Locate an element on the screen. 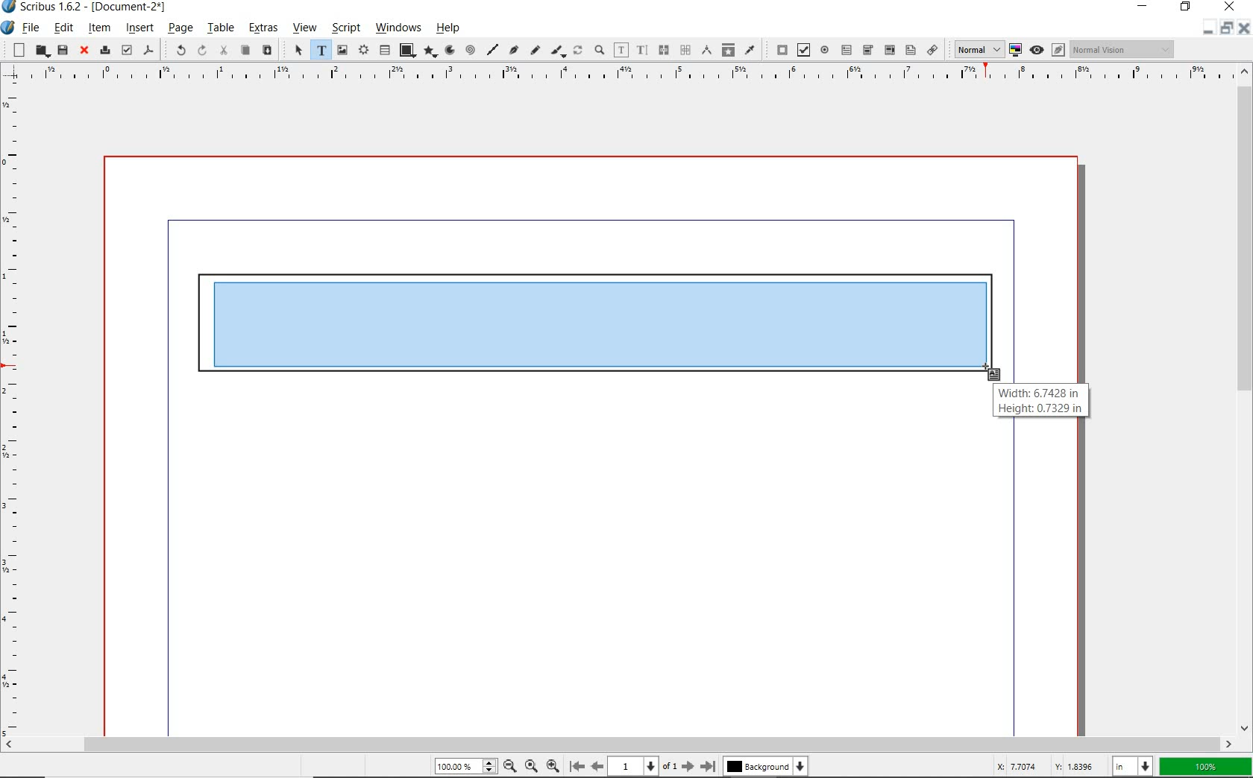 Image resolution: width=1253 pixels, height=778 pixels. page is located at coordinates (180, 28).